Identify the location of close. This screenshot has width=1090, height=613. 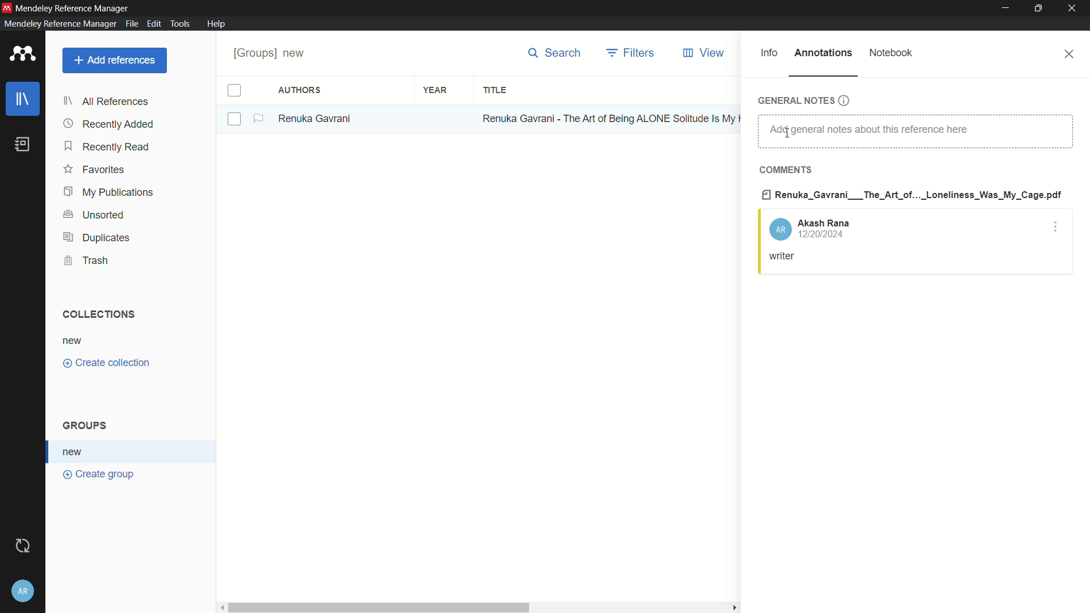
(1071, 54).